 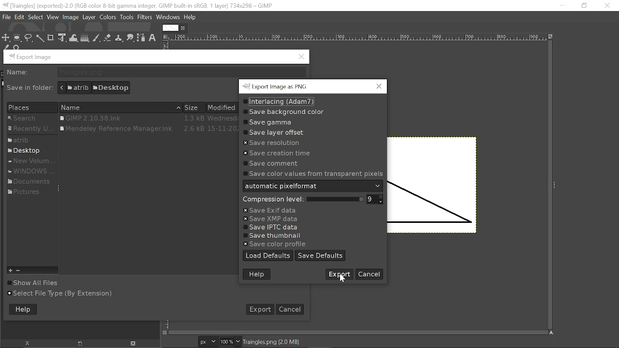 What do you see at coordinates (148, 129) in the screenshot?
I see `Mendeley Reference Manager.Ink` at bounding box center [148, 129].